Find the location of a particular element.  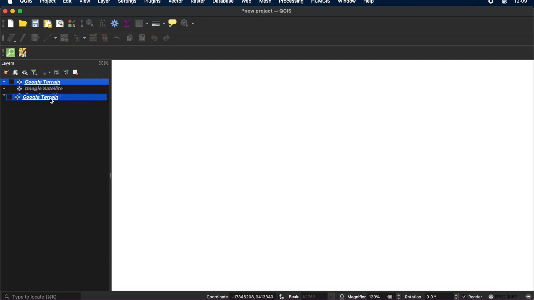

control center is located at coordinates (505, 2).